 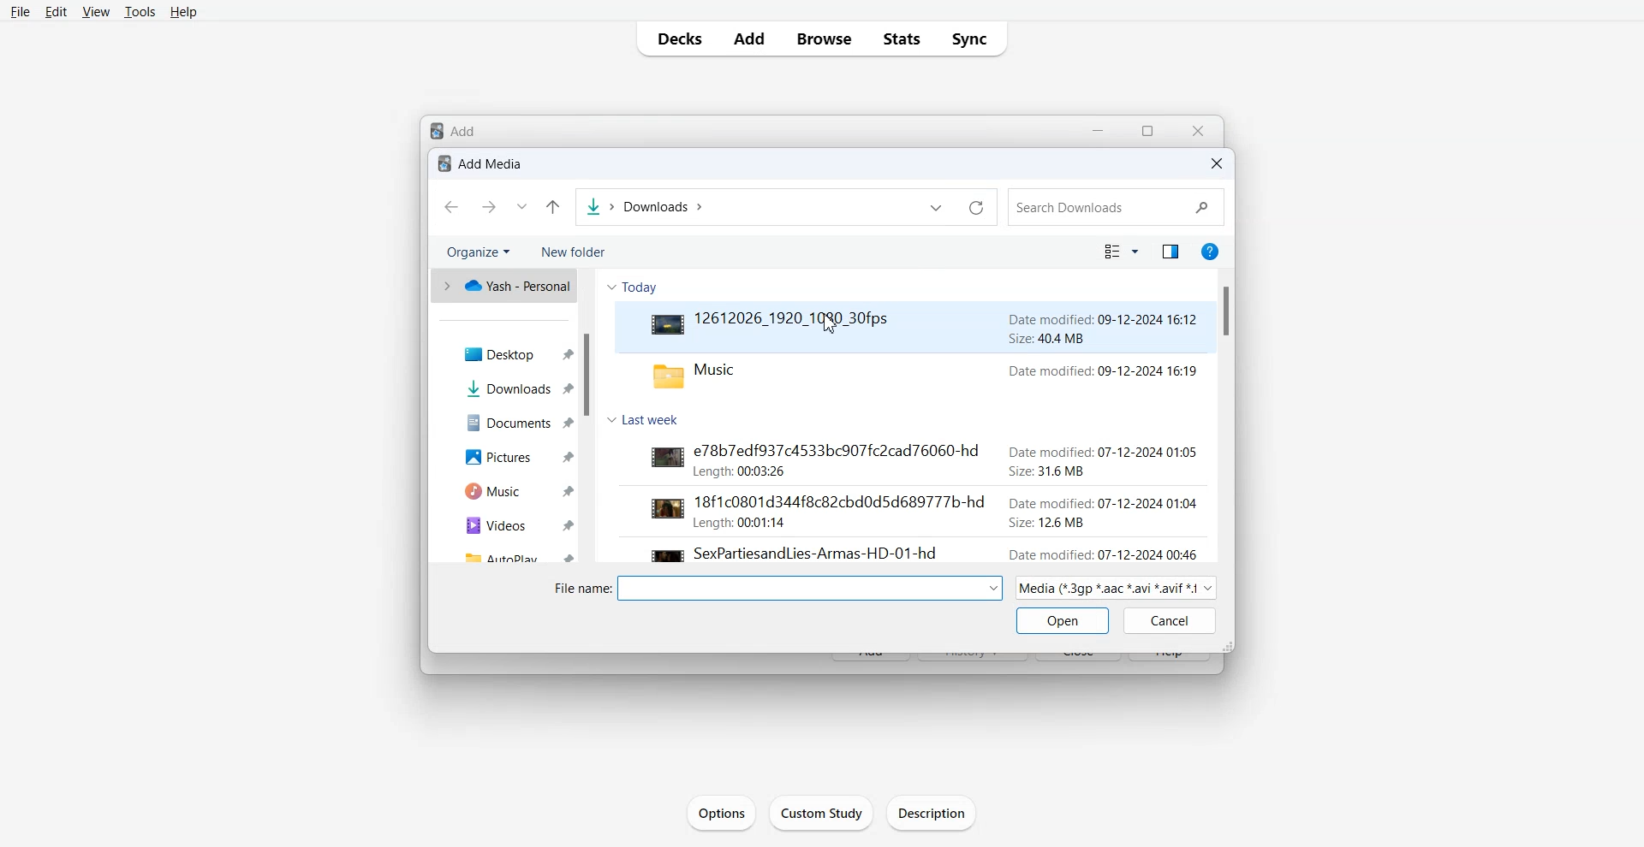 What do you see at coordinates (511, 494) in the screenshot?
I see `Music` at bounding box center [511, 494].